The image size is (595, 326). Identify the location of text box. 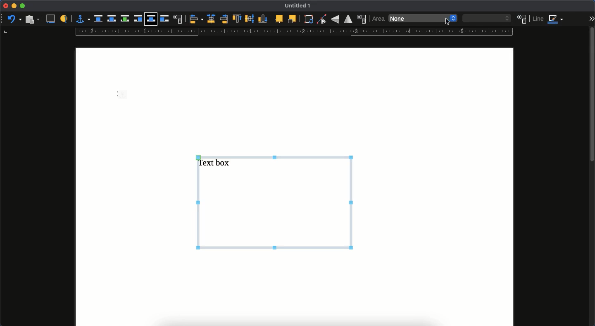
(276, 201).